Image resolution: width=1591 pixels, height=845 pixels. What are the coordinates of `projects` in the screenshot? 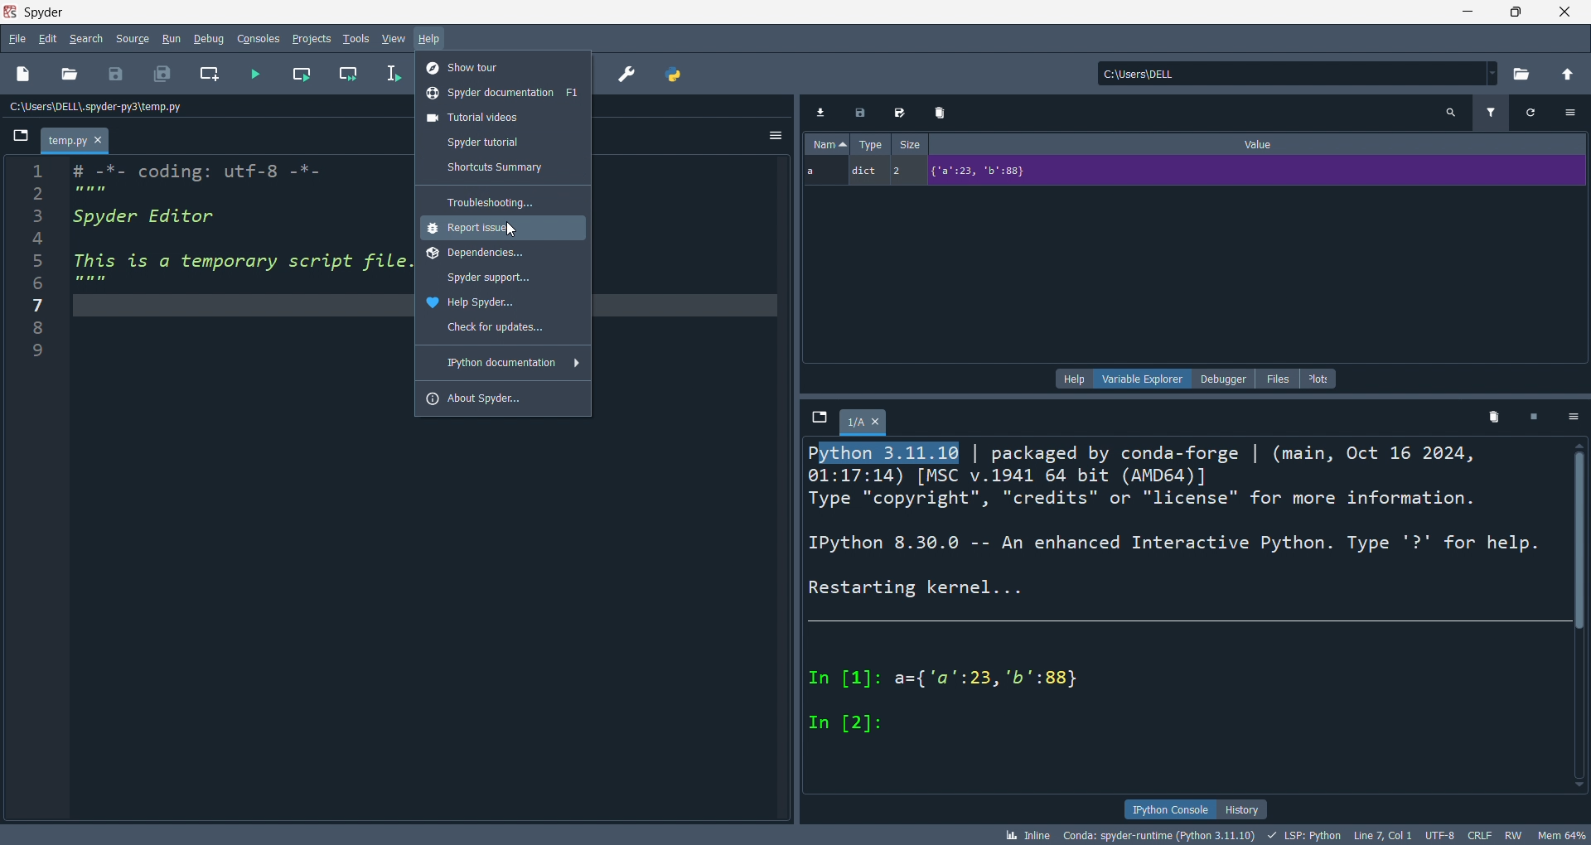 It's located at (311, 39).